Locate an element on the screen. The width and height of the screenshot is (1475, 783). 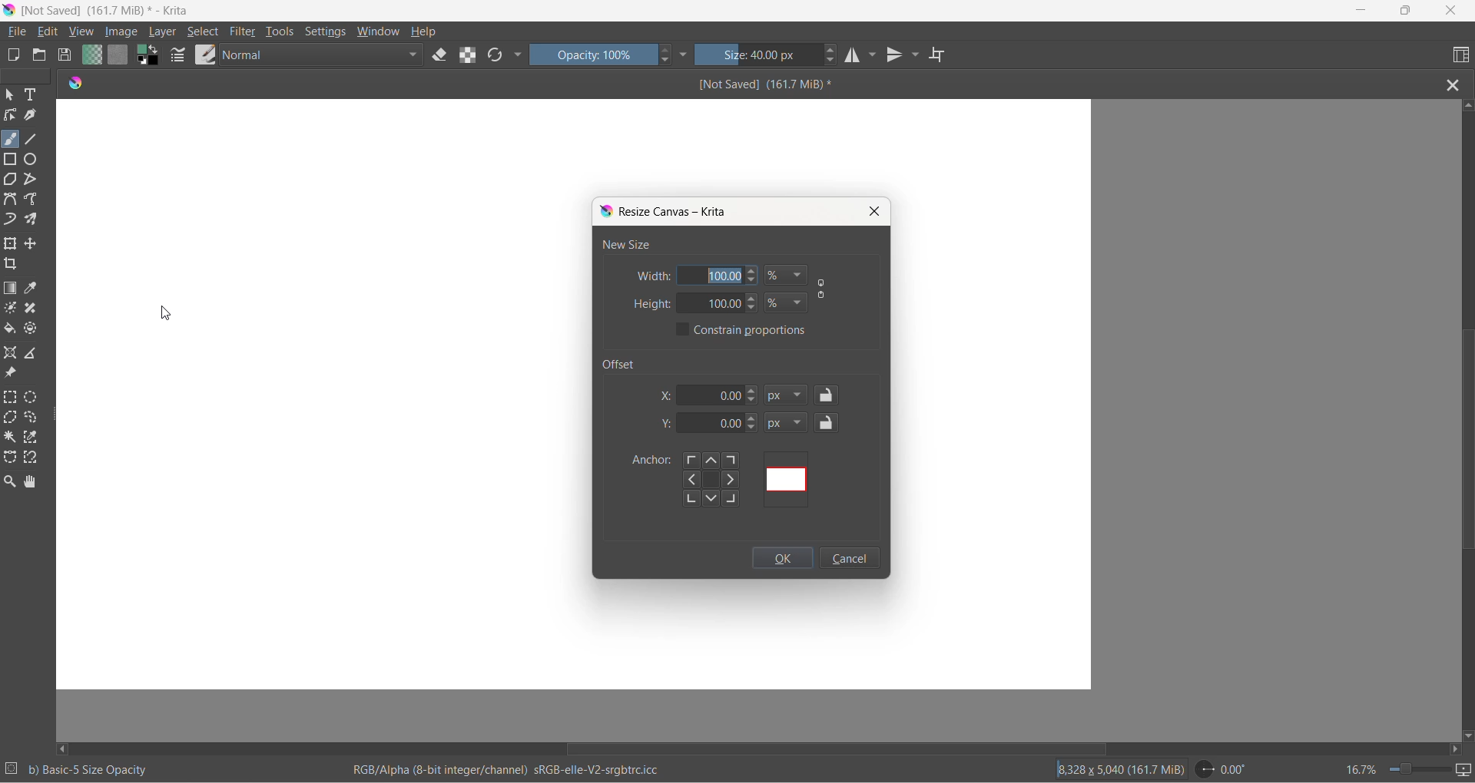
reload the original presets is located at coordinates (497, 57).